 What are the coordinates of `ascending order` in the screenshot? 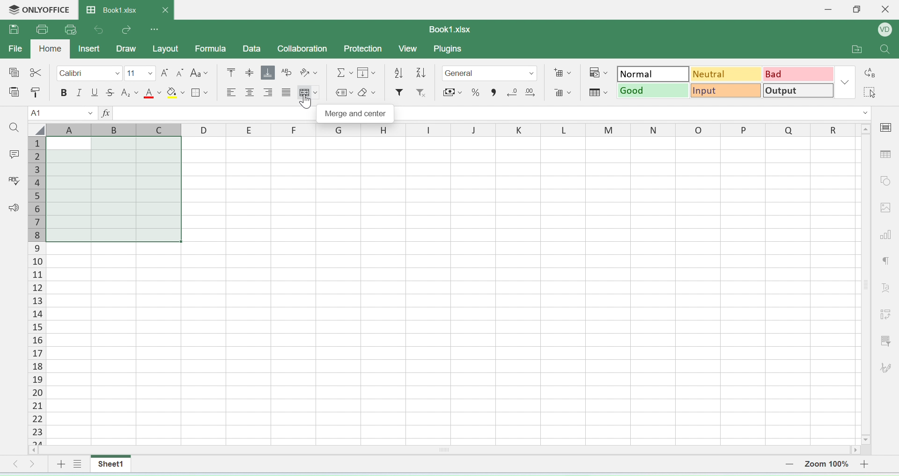 It's located at (422, 73).